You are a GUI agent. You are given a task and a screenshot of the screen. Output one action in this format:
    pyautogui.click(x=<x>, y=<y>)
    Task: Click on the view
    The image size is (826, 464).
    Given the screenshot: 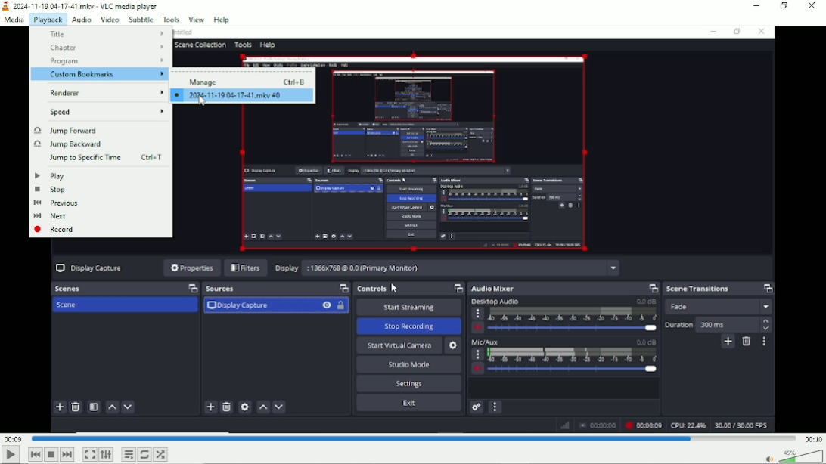 What is the action you would take?
    pyautogui.click(x=197, y=19)
    